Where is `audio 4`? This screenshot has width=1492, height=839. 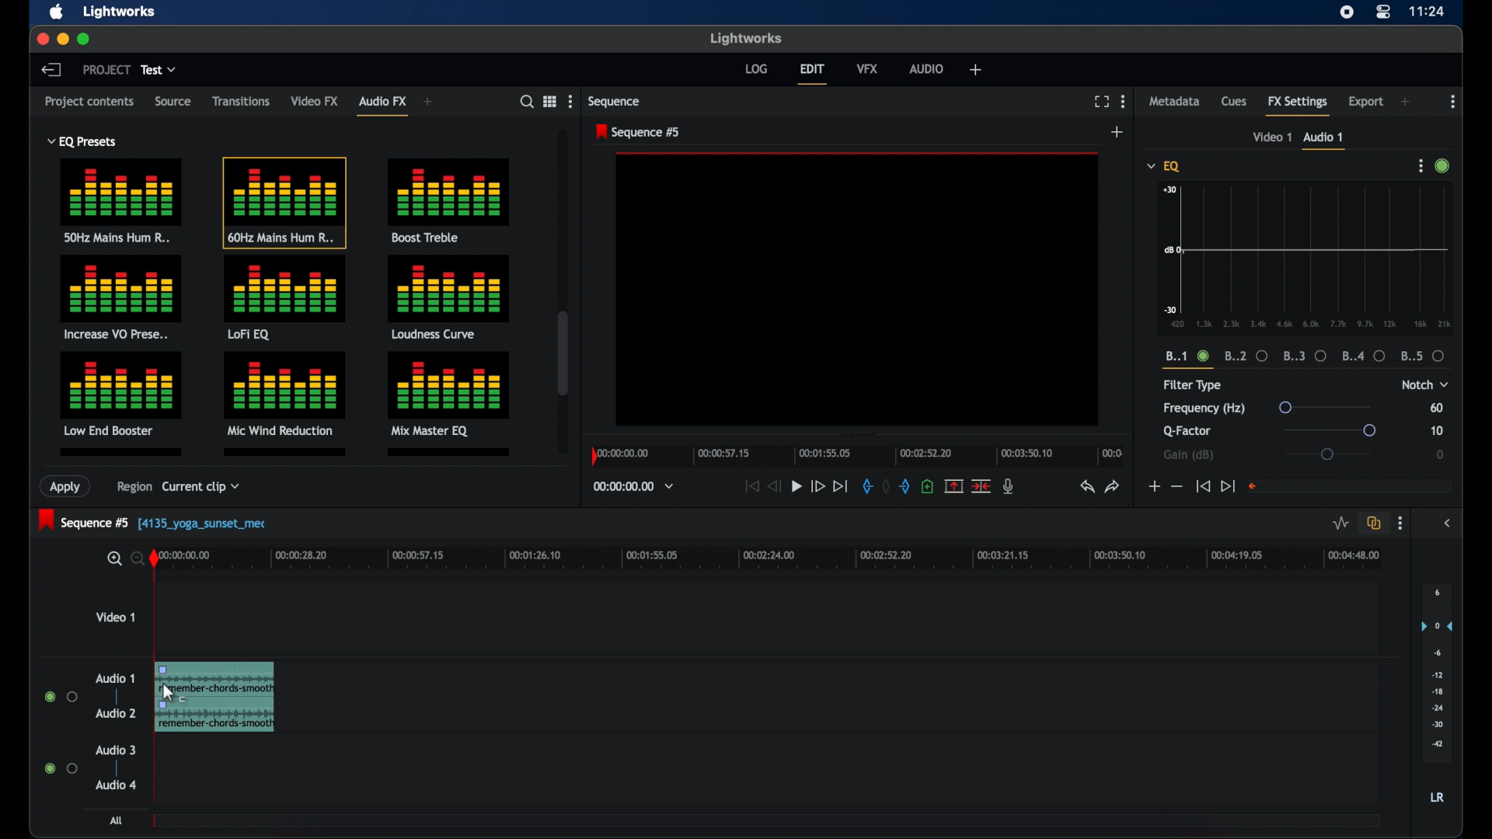 audio 4 is located at coordinates (117, 785).